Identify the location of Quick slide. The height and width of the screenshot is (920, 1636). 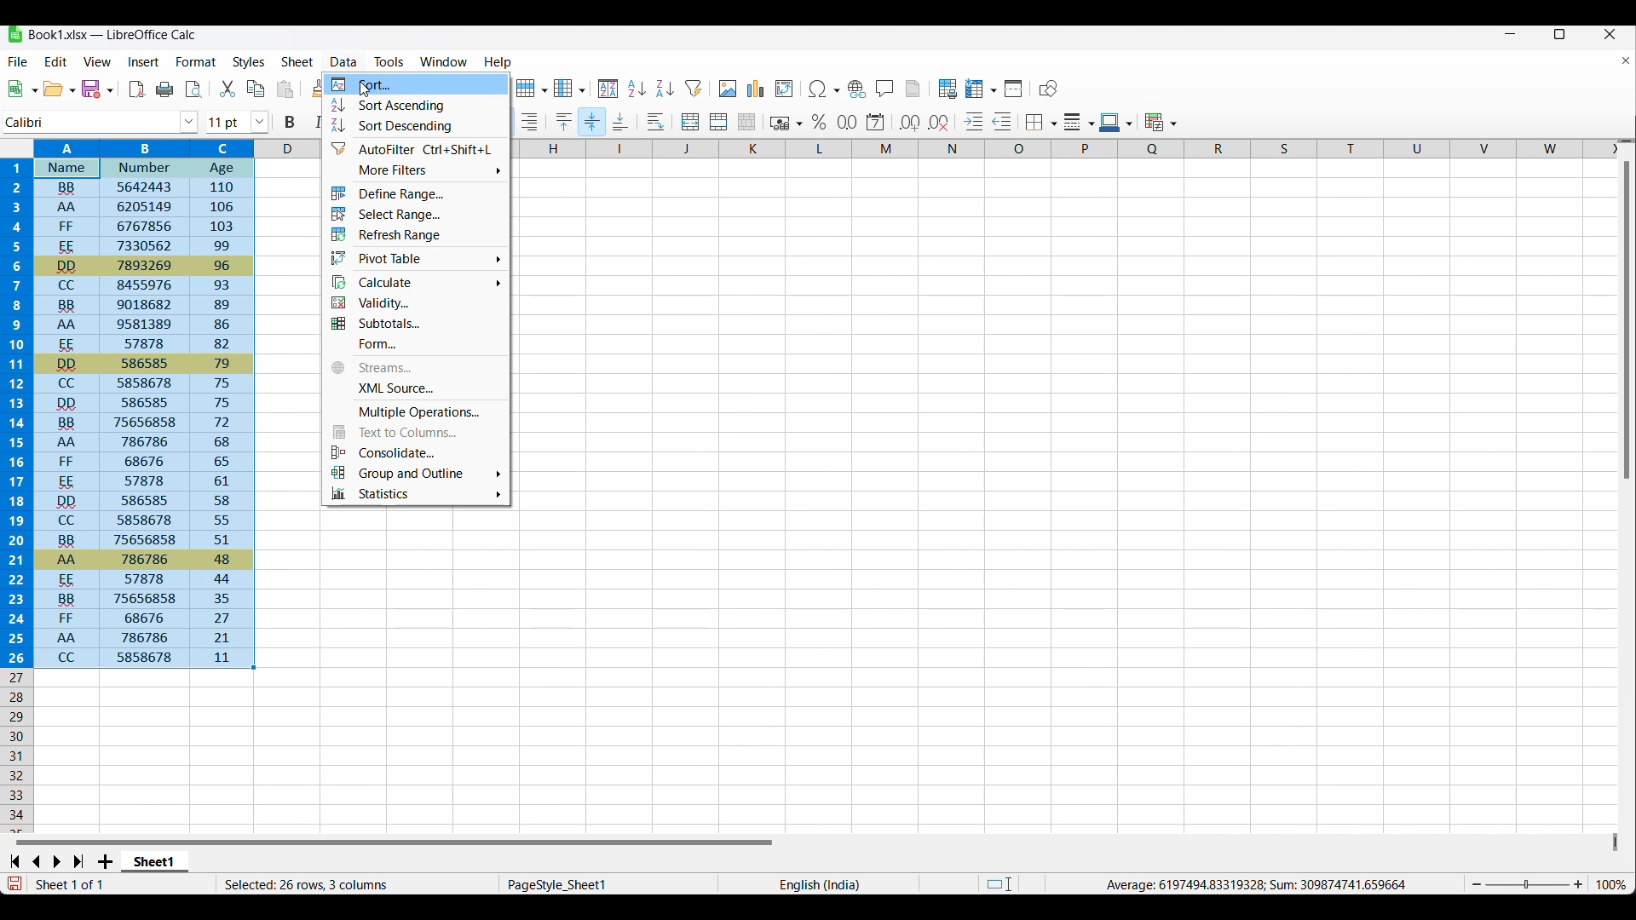
(1616, 842).